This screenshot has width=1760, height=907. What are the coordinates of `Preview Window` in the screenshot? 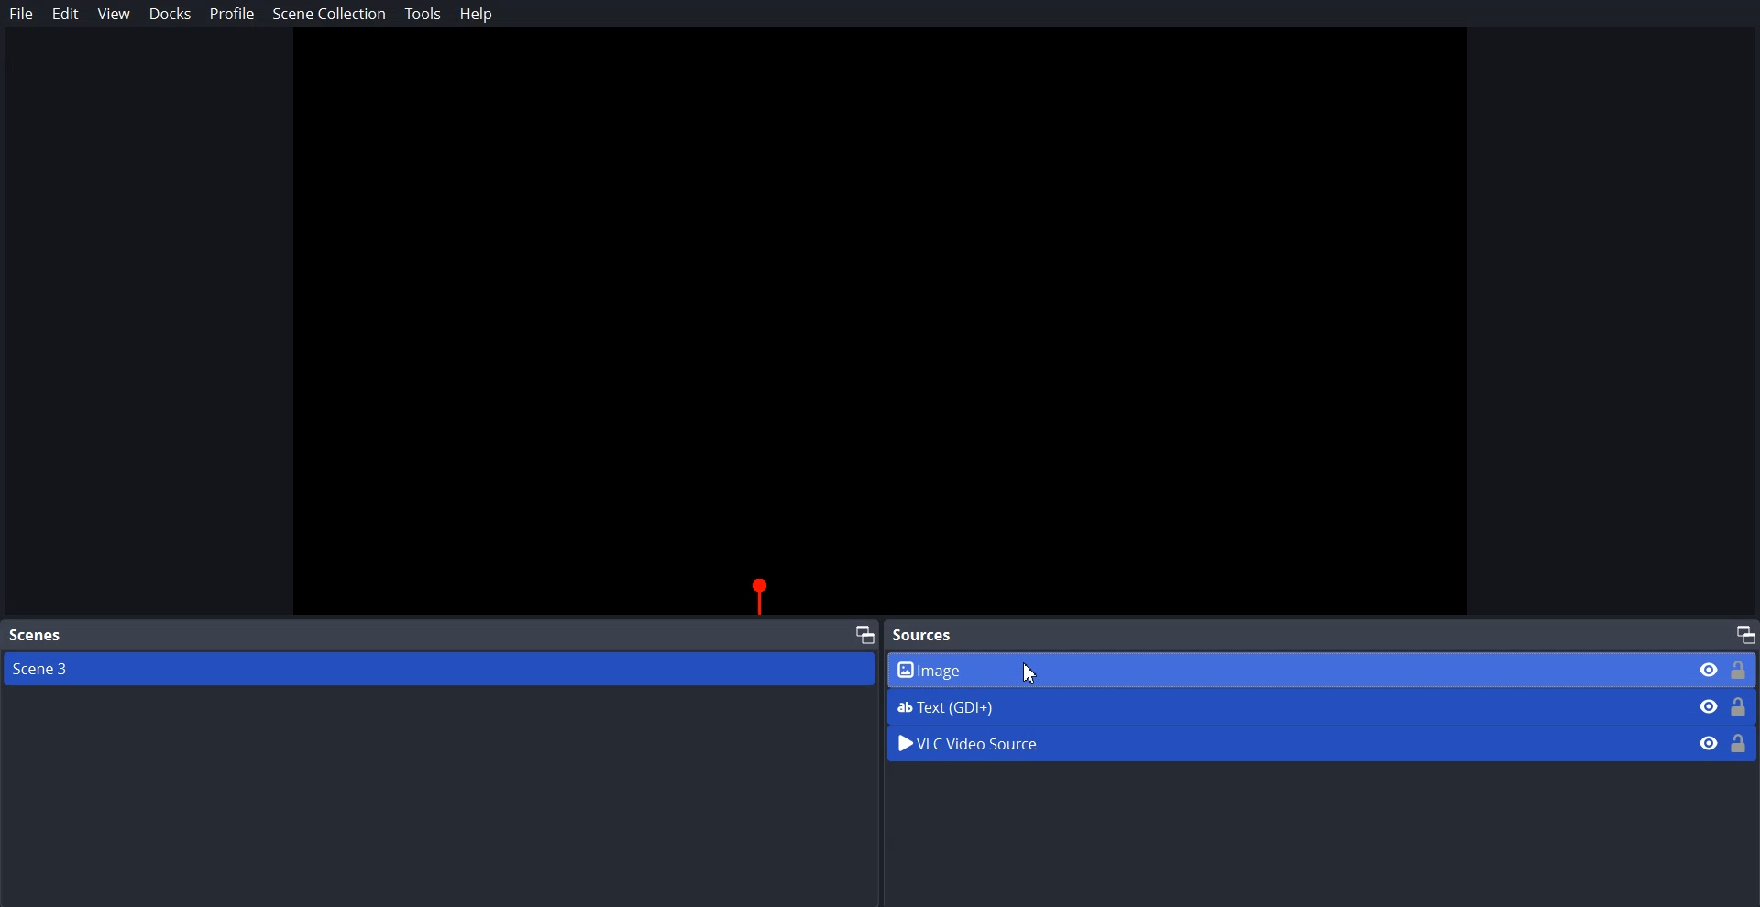 It's located at (880, 323).